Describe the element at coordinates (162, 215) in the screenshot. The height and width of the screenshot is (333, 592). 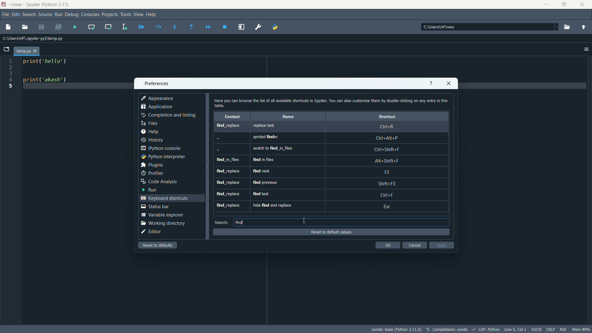
I see `variable explore` at that location.